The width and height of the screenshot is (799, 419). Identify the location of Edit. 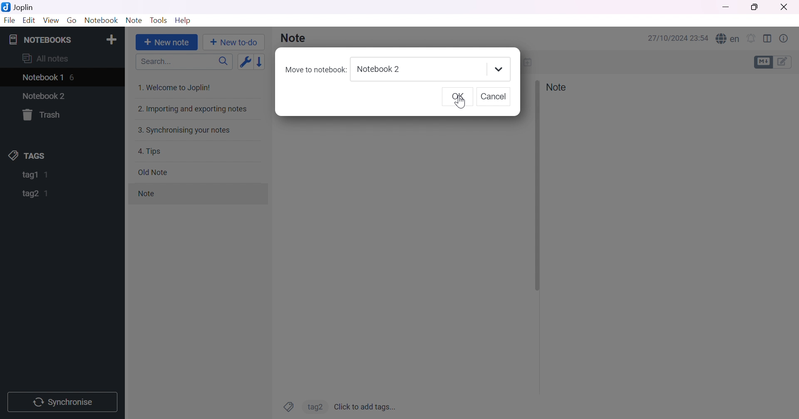
(30, 22).